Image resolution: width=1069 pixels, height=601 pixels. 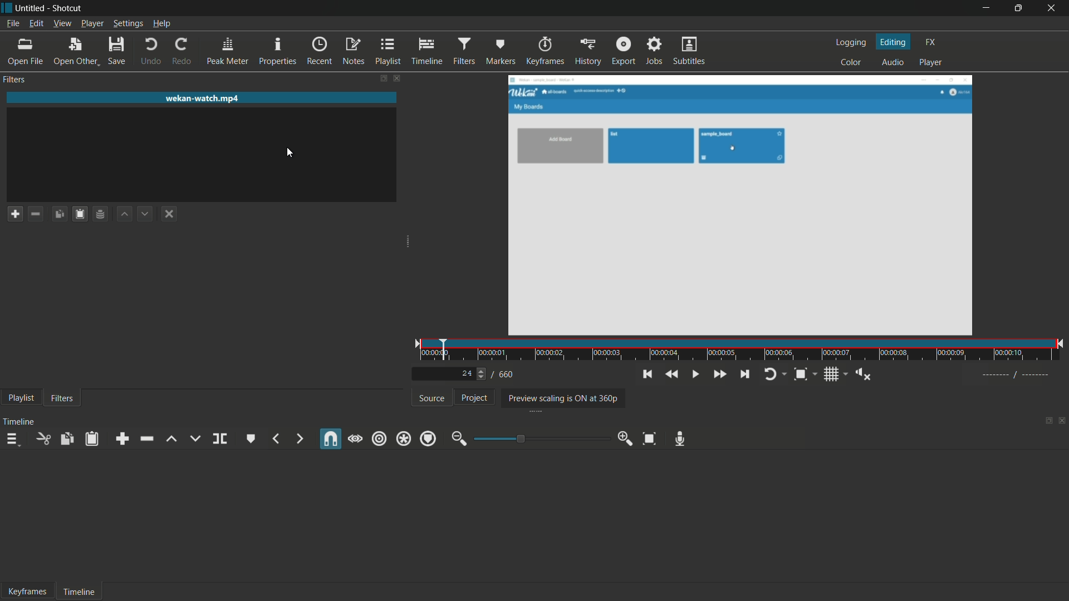 What do you see at coordinates (986, 8) in the screenshot?
I see `minimize` at bounding box center [986, 8].